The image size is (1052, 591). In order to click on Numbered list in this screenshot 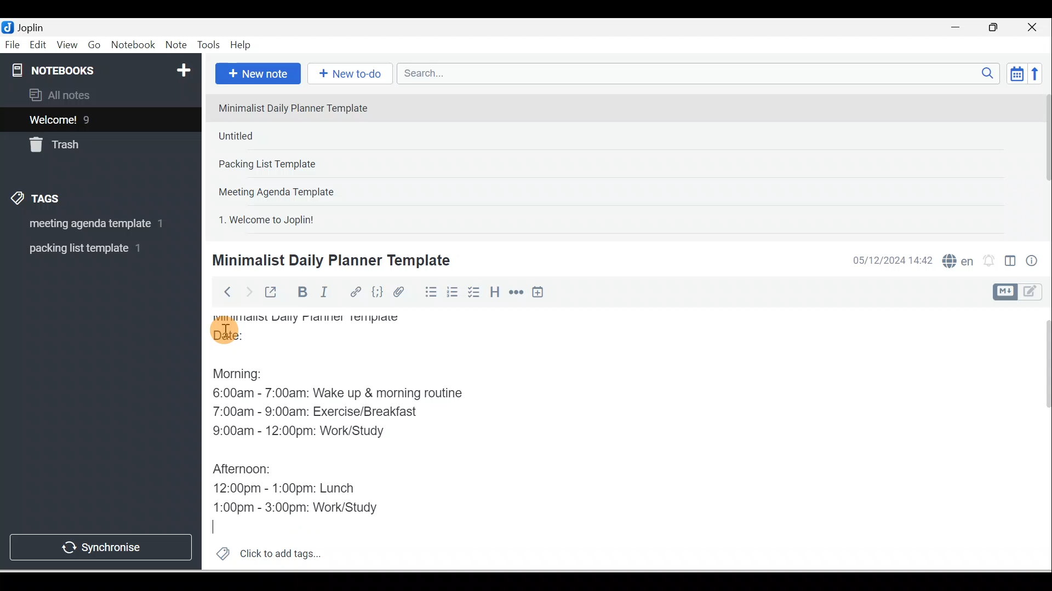, I will do `click(453, 292)`.